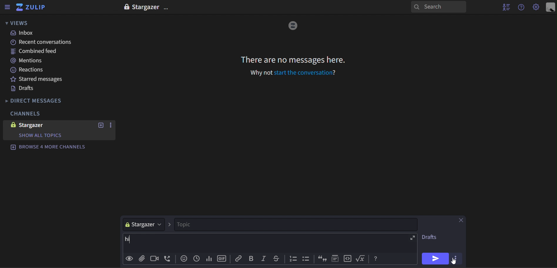  Describe the element at coordinates (440, 8) in the screenshot. I see `search panel` at that location.